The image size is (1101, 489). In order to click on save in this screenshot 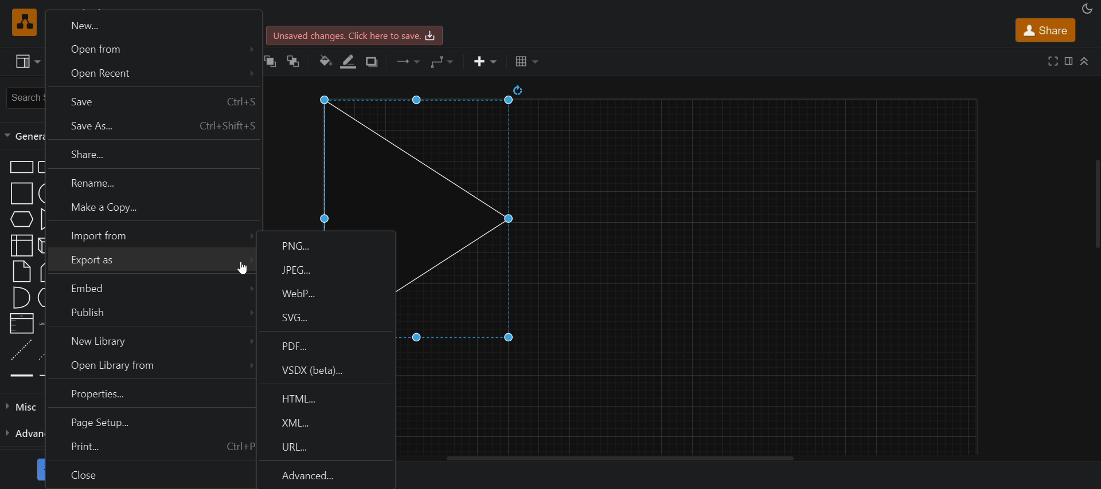, I will do `click(151, 101)`.